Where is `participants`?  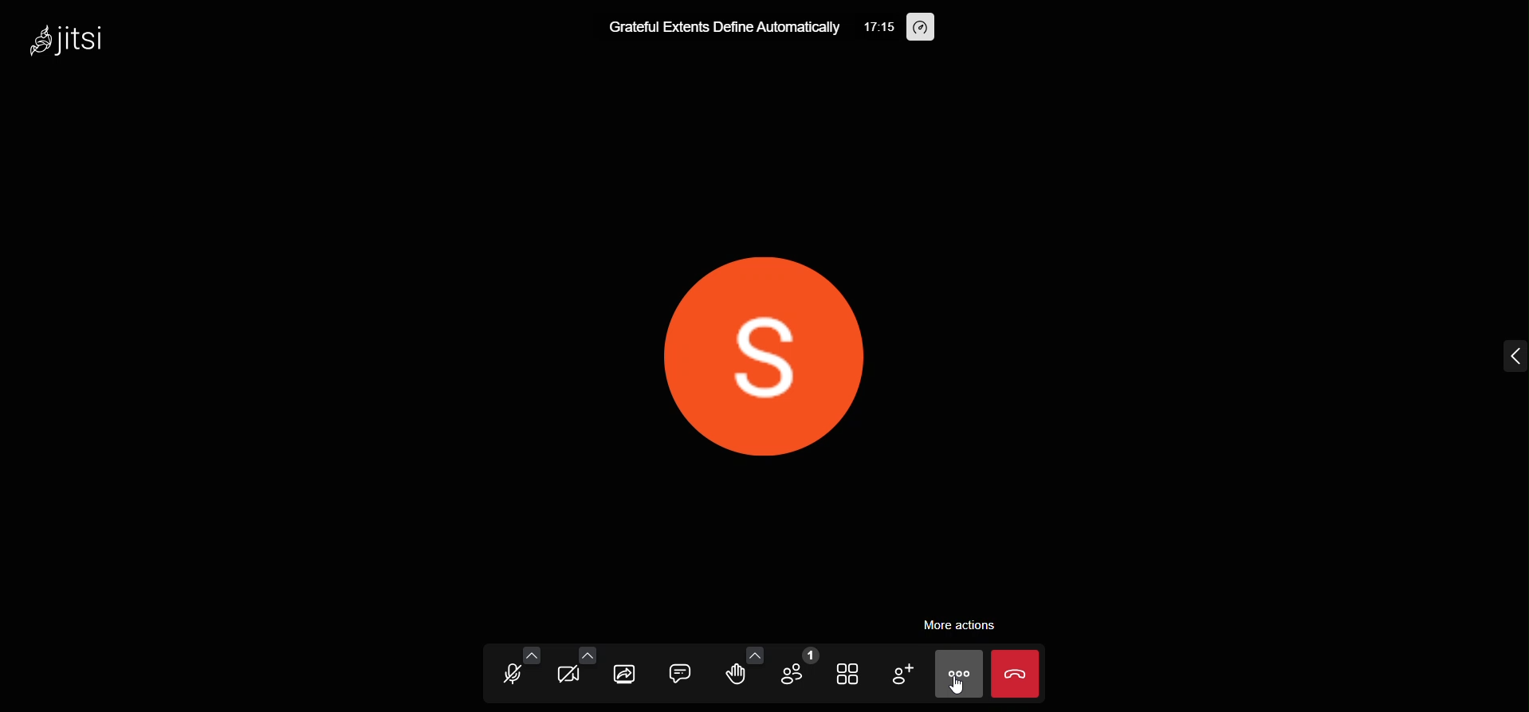 participants is located at coordinates (794, 668).